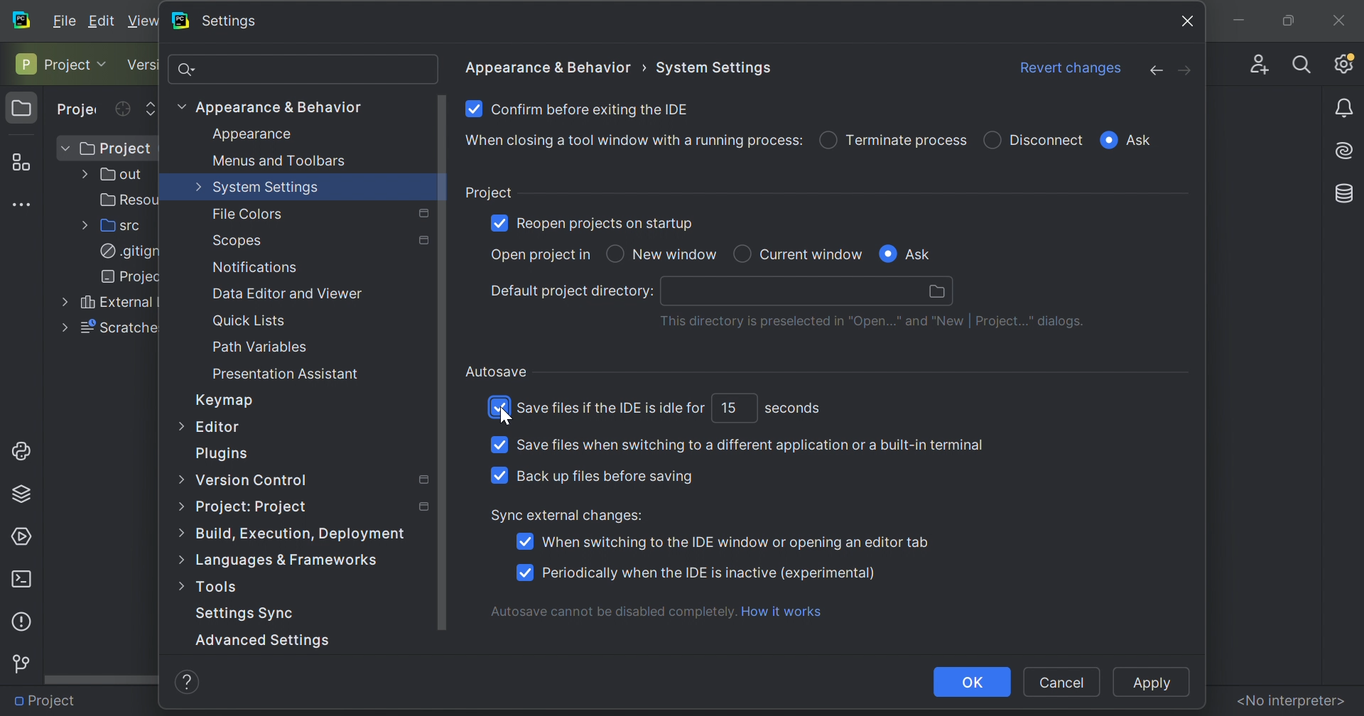 This screenshot has height=716, width=1364. Describe the element at coordinates (441, 365) in the screenshot. I see `Scroll bar` at that location.